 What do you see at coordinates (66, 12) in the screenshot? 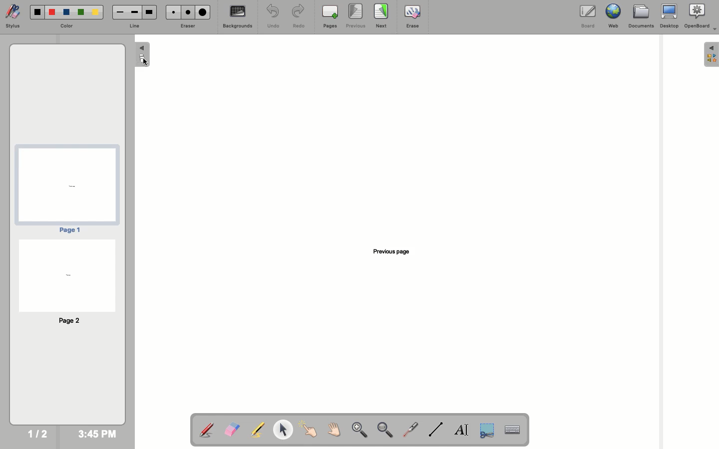
I see `Color 3` at bounding box center [66, 12].